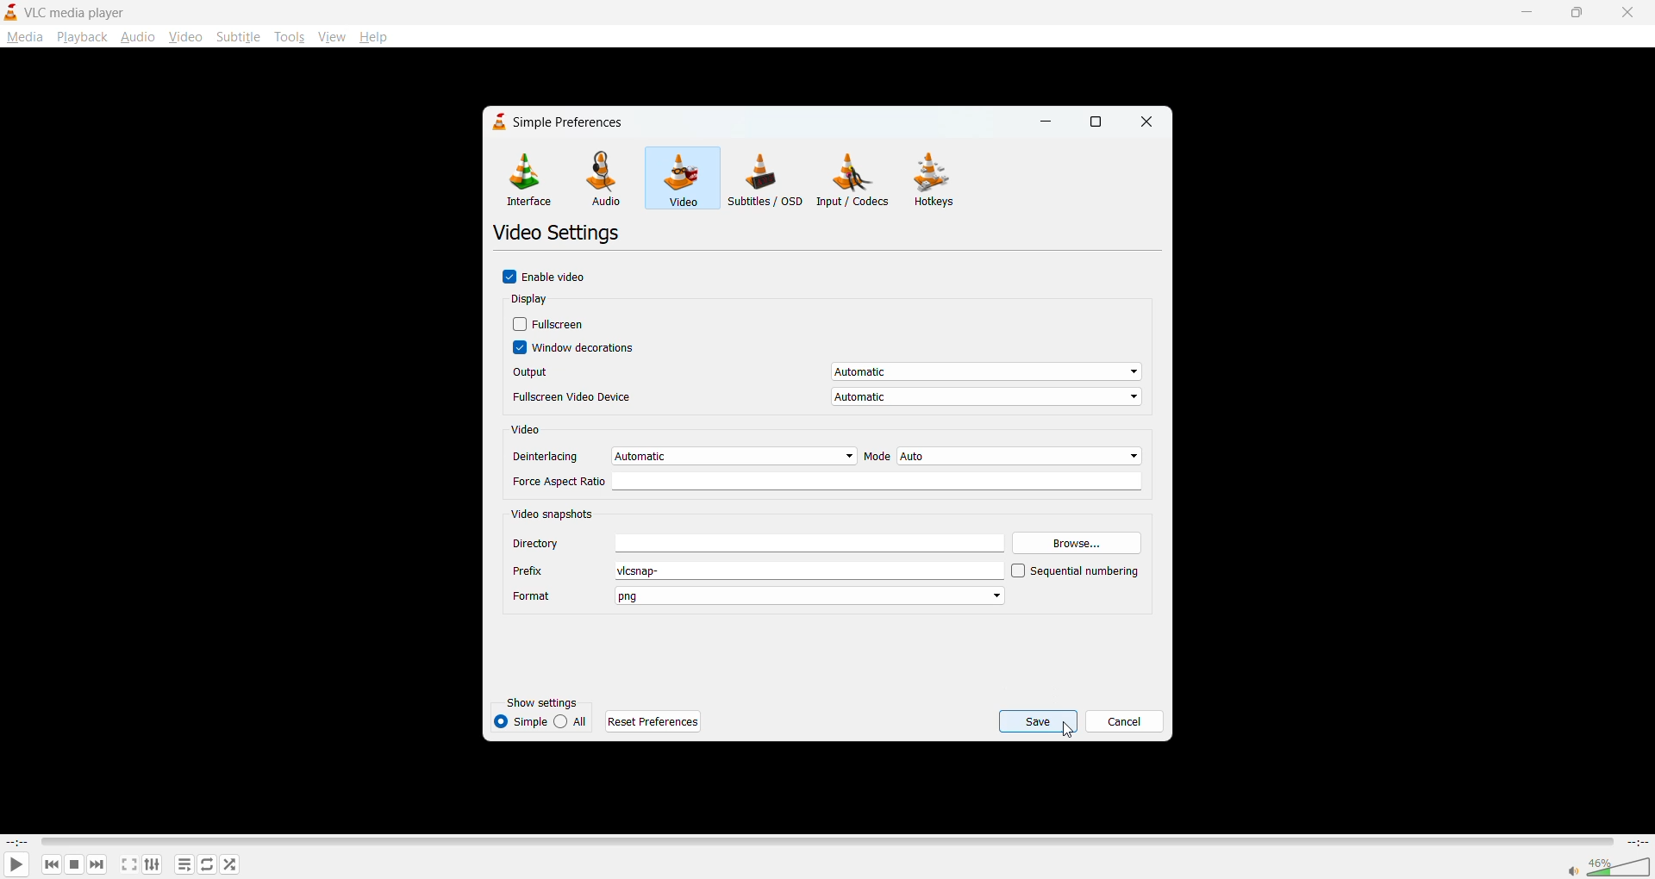  Describe the element at coordinates (555, 122) in the screenshot. I see `simple preferences` at that location.